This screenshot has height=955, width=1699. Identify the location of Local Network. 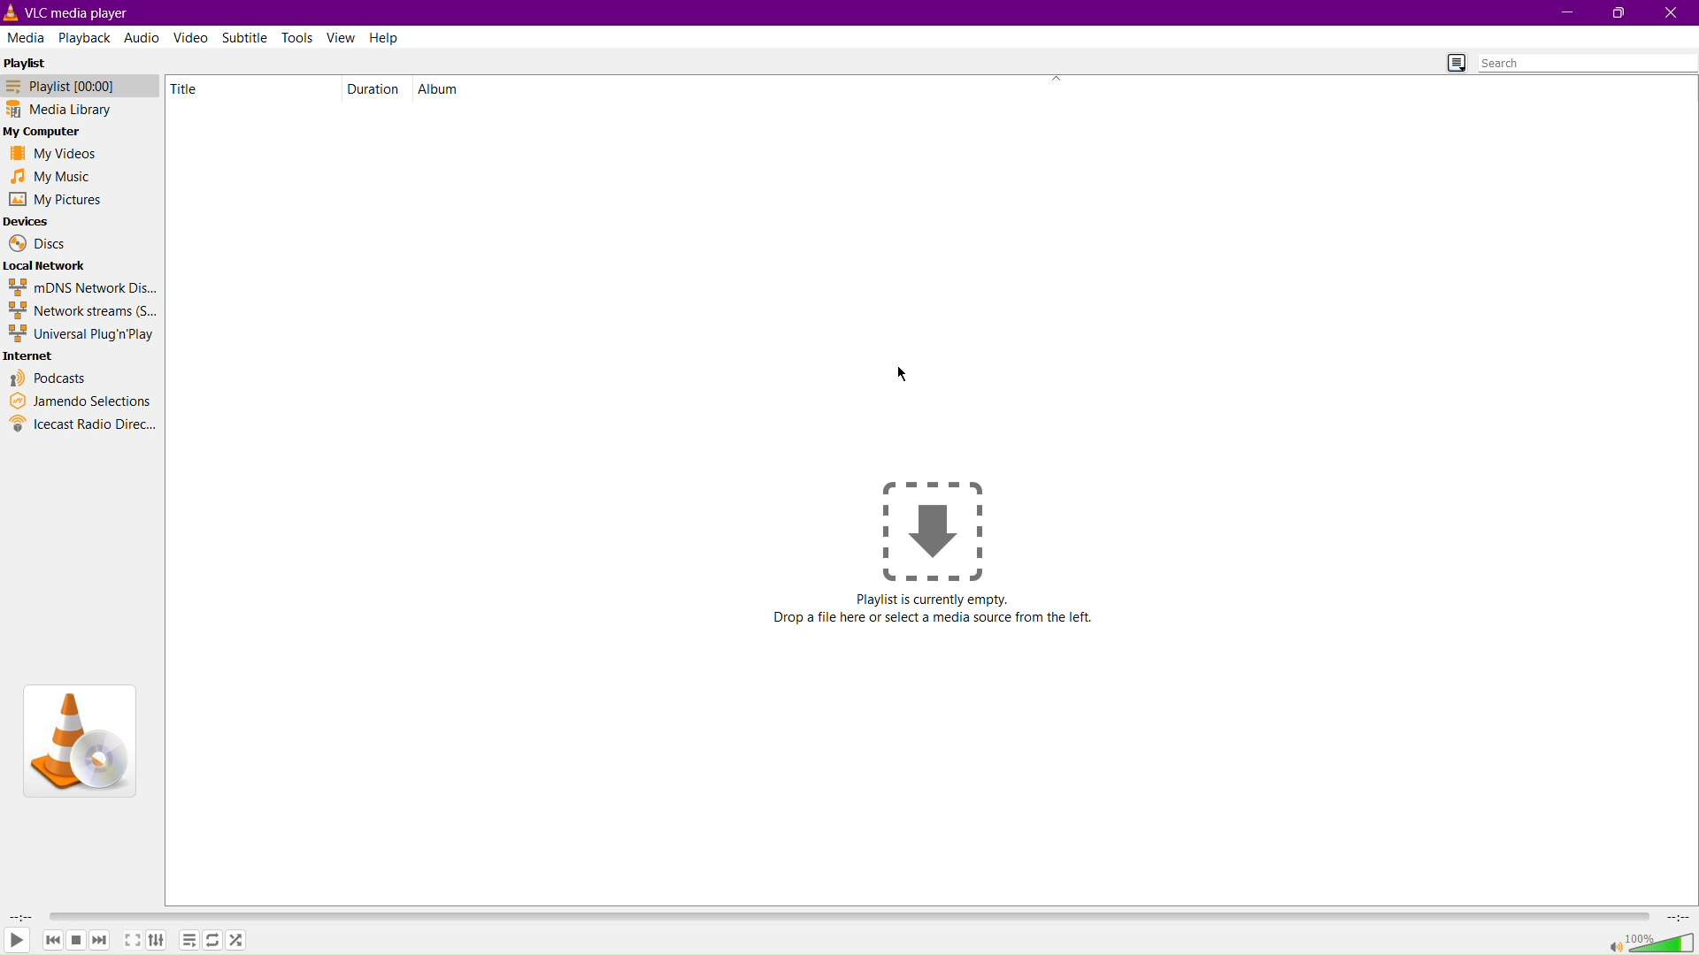
(47, 264).